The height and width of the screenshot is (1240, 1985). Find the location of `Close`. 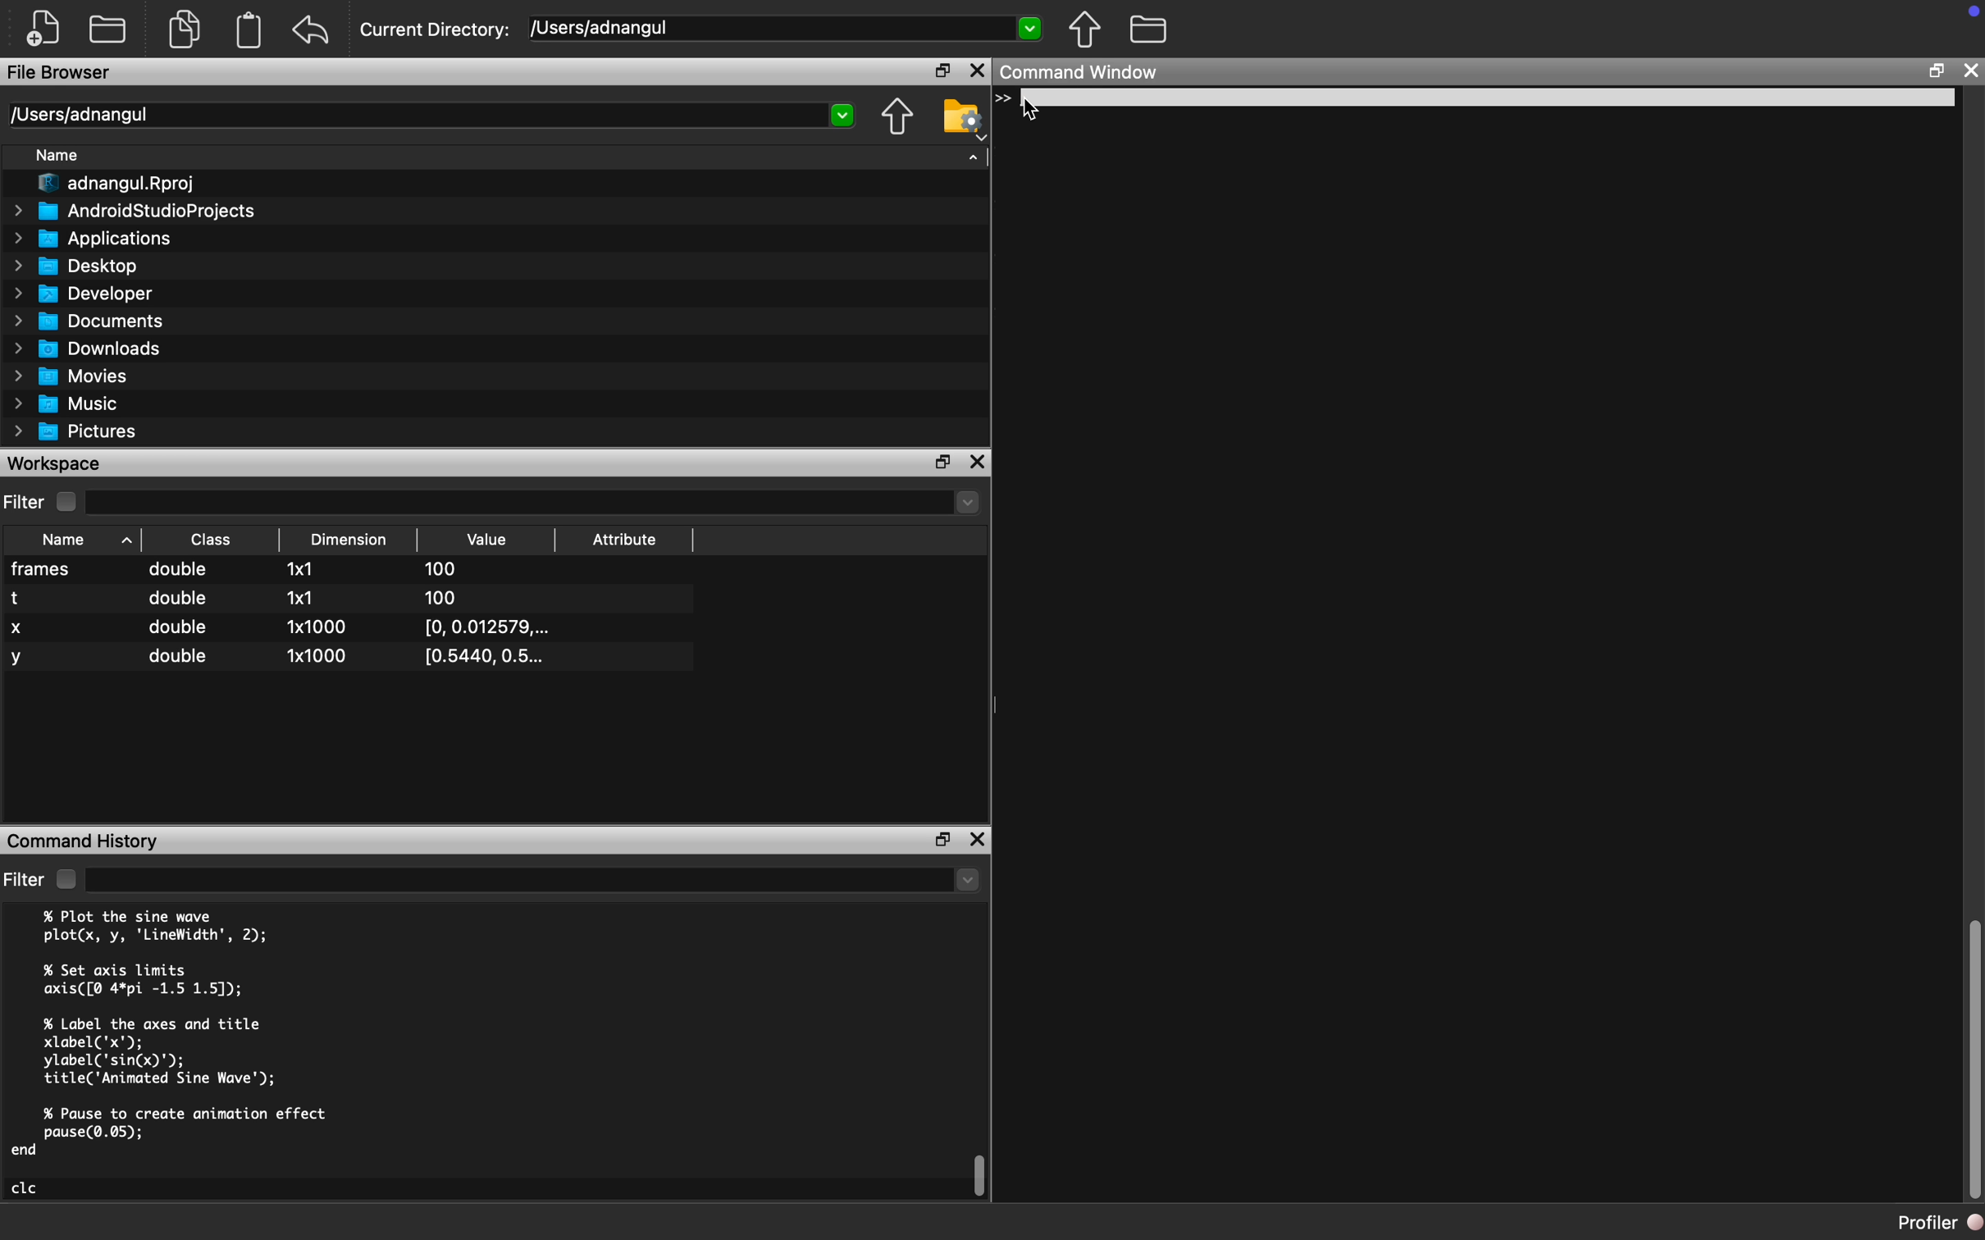

Close is located at coordinates (977, 70).